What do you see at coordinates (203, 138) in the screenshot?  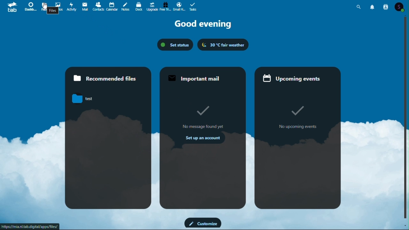 I see `important mail` at bounding box center [203, 138].